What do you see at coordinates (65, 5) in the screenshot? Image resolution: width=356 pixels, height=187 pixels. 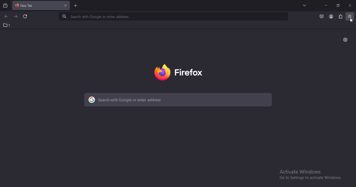 I see `close tab` at bounding box center [65, 5].